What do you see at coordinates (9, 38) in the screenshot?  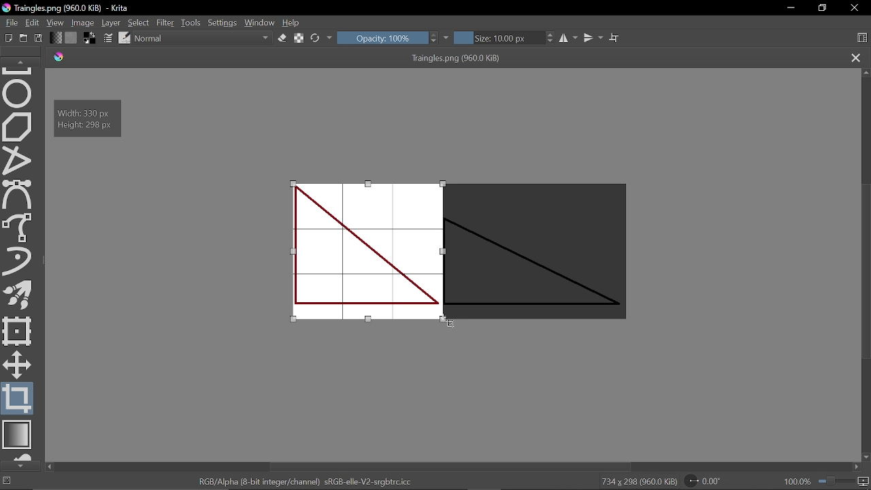 I see `Create new document` at bounding box center [9, 38].